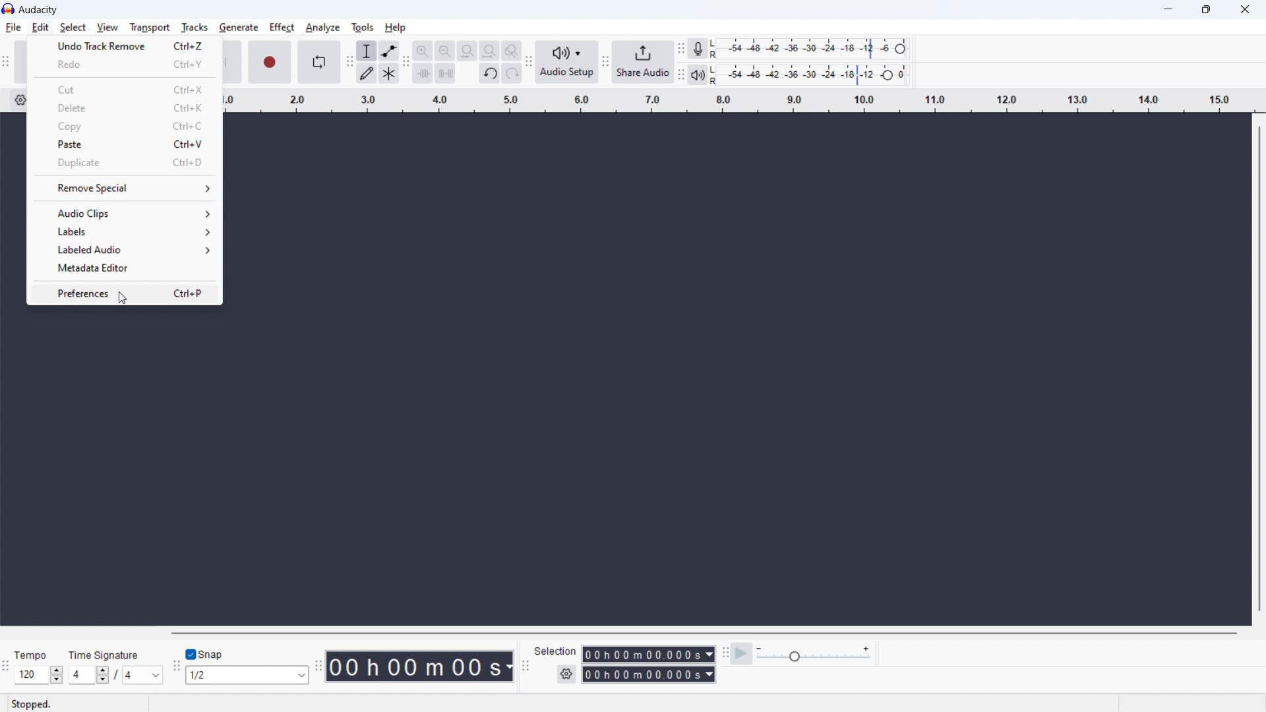 The height and width of the screenshot is (712, 1266). Describe the element at coordinates (123, 298) in the screenshot. I see `Cursor` at that location.